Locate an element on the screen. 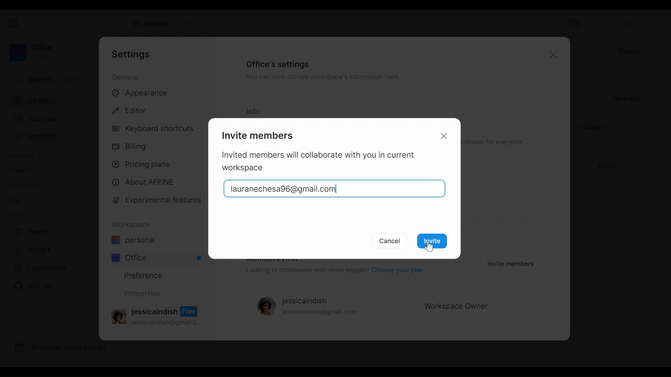 This screenshot has width=671, height=377. about AFFiNE is located at coordinates (144, 183).